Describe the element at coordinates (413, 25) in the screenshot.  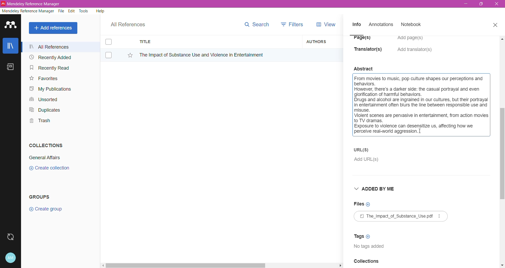
I see `Notebook` at that location.